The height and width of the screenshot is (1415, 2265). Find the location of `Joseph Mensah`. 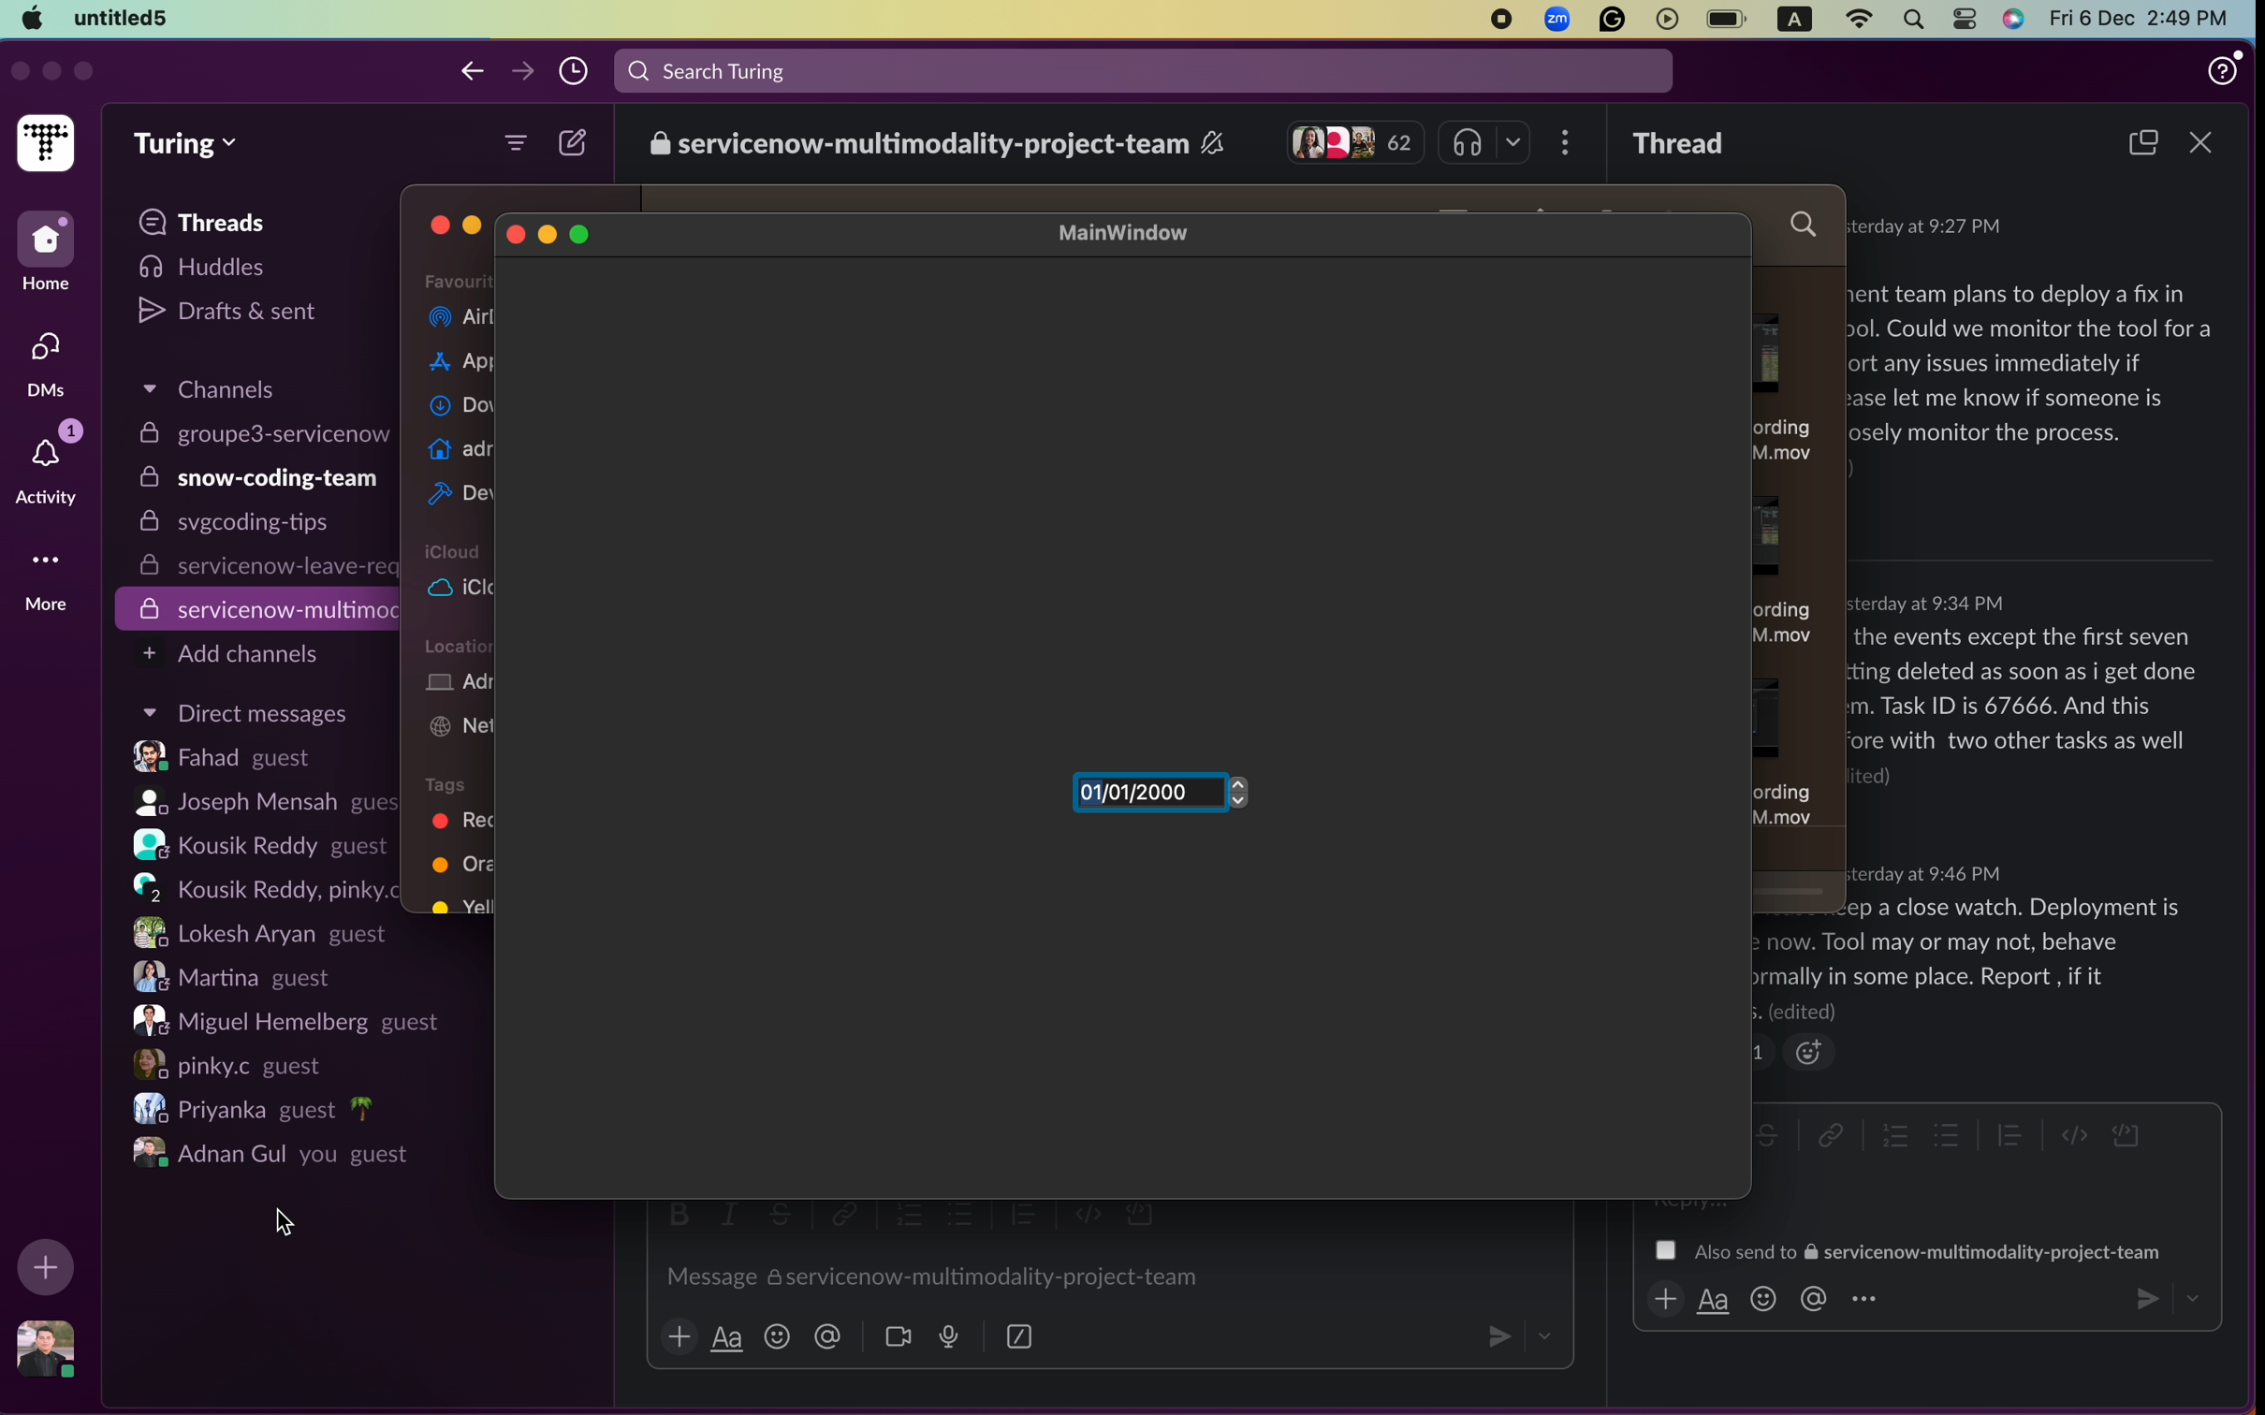

Joseph Mensah is located at coordinates (254, 801).